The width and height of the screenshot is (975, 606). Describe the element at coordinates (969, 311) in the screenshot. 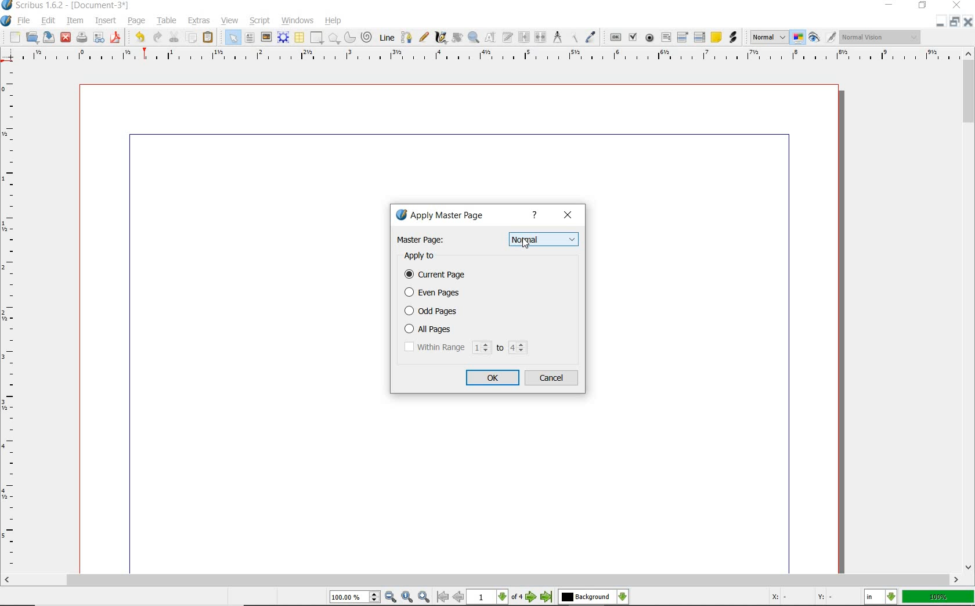

I see `scrollbar` at that location.